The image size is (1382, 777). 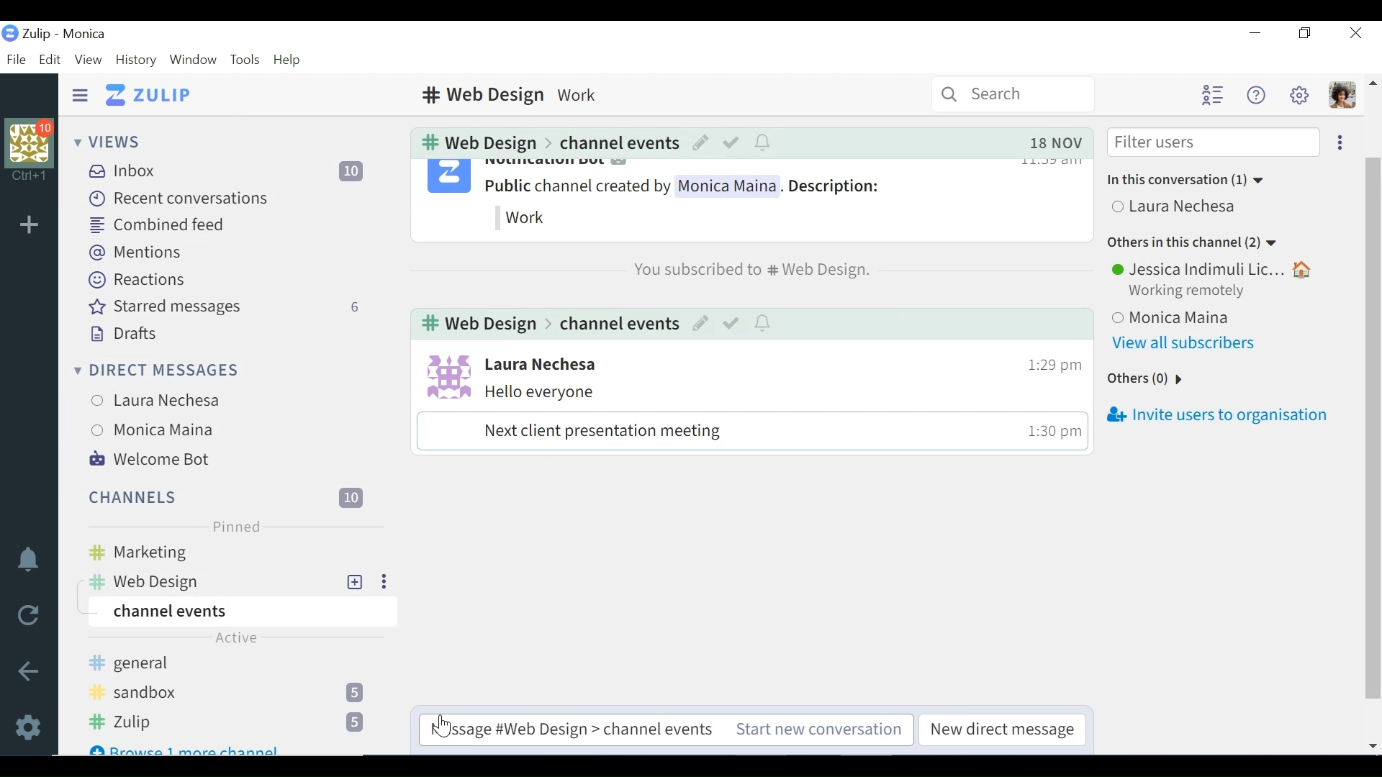 I want to click on Hide Sidebar, so click(x=80, y=94).